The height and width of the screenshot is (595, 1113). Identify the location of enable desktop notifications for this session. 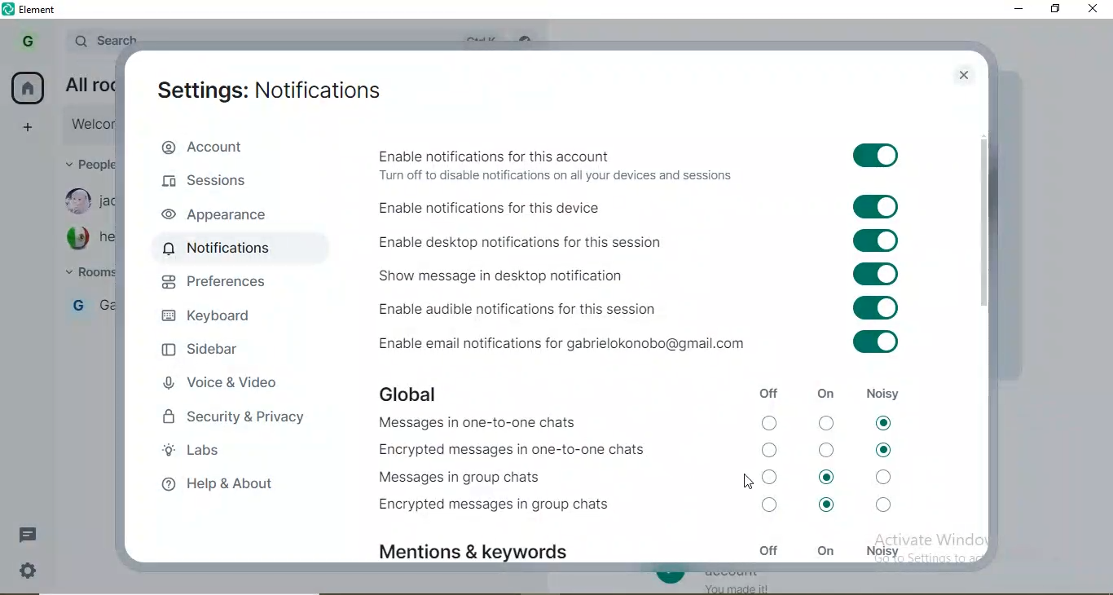
(593, 242).